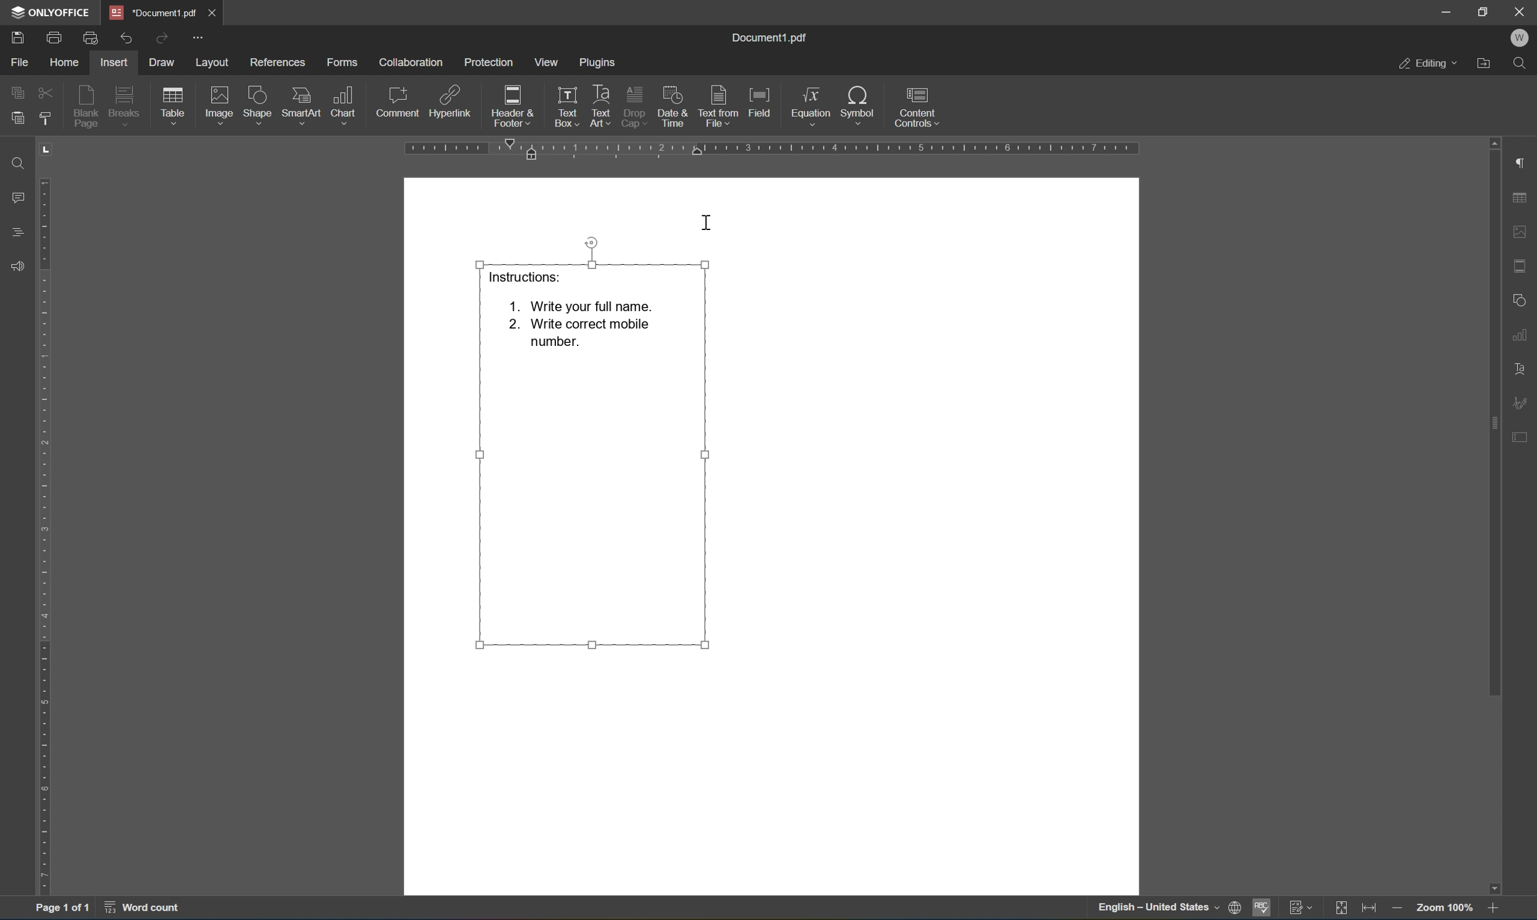 Image resolution: width=1537 pixels, height=920 pixels. I want to click on Restore down, so click(1483, 12).